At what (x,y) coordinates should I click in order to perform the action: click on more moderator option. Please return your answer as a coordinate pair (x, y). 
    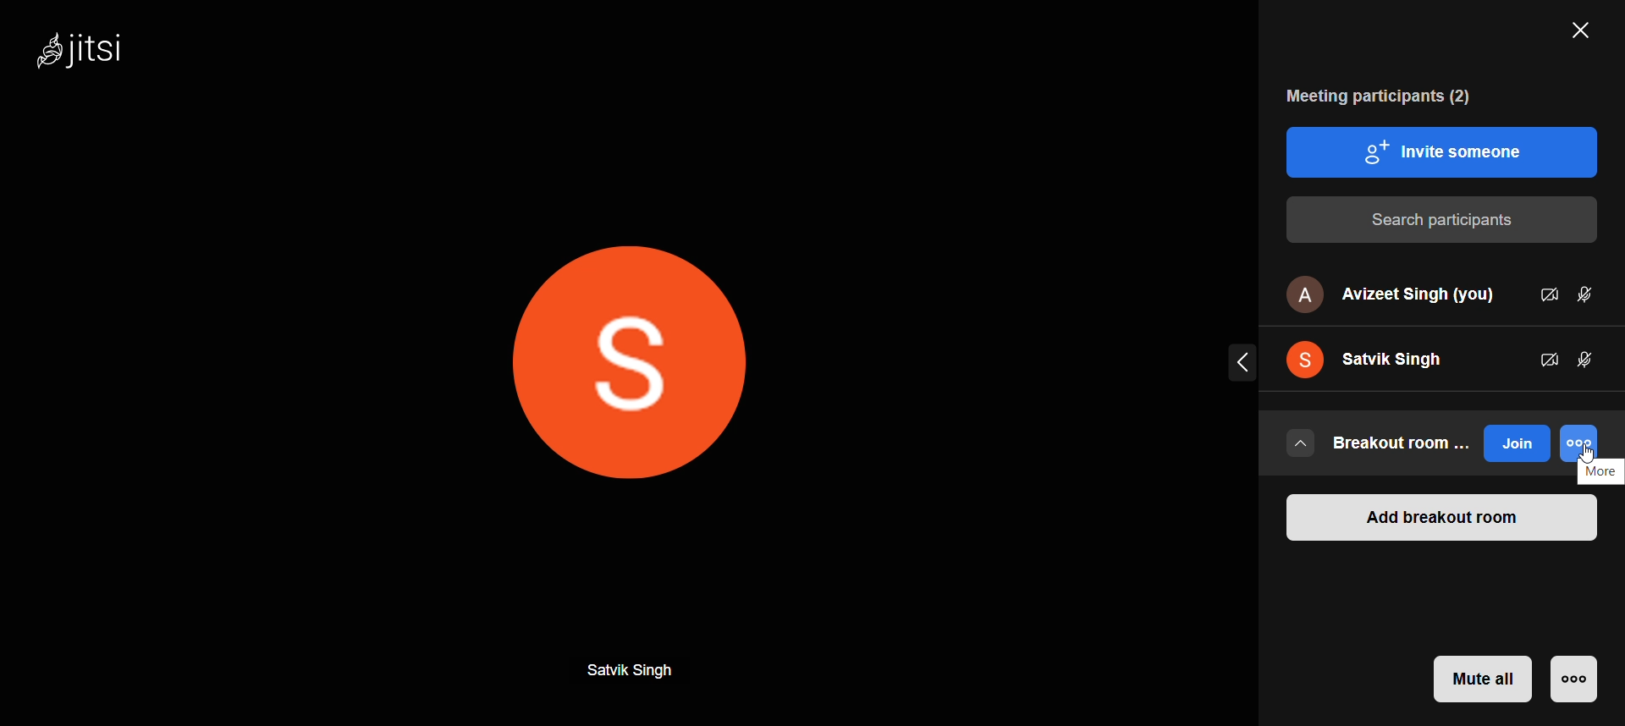
    Looking at the image, I should click on (1574, 679).